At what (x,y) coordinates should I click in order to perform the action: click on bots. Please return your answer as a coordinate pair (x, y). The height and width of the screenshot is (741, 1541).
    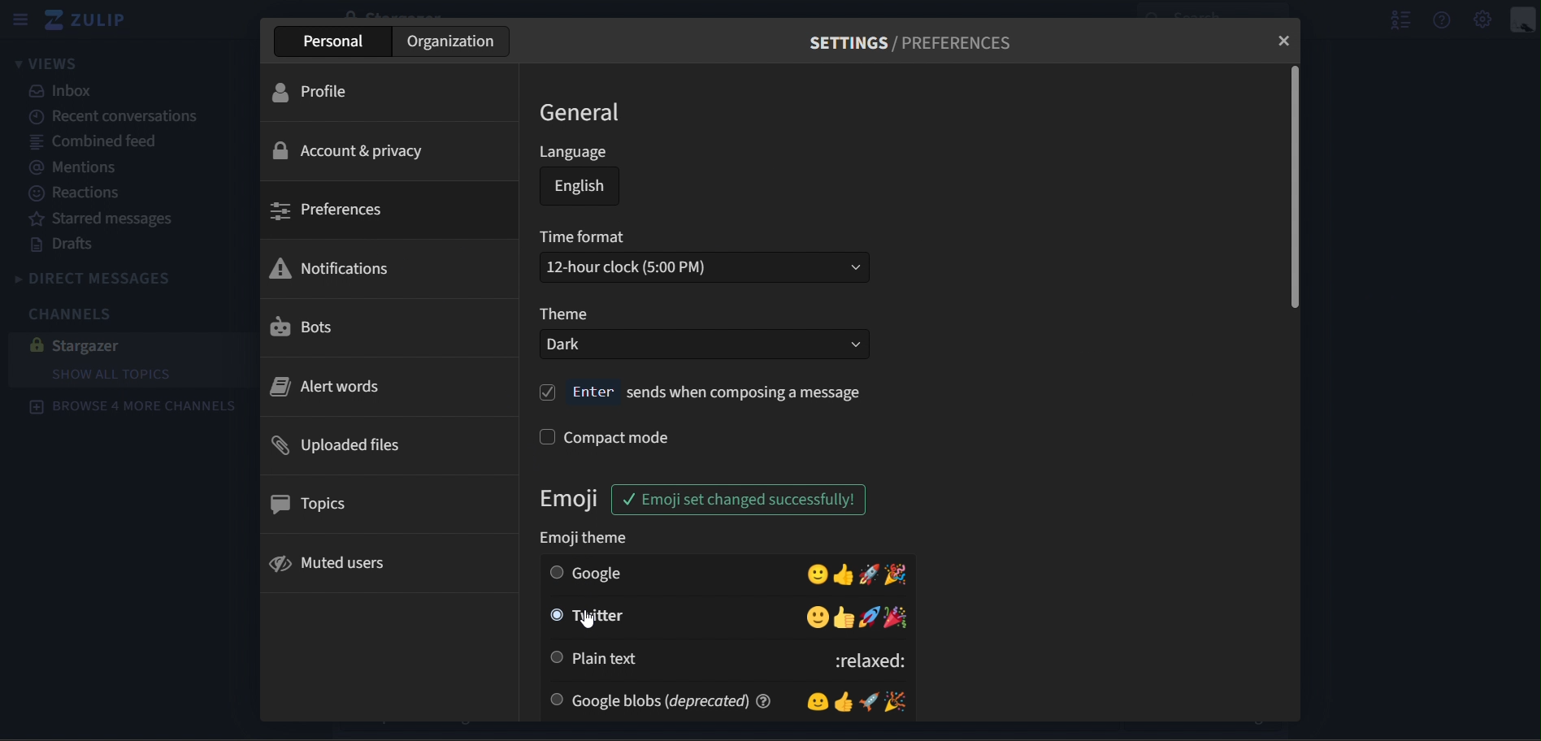
    Looking at the image, I should click on (318, 326).